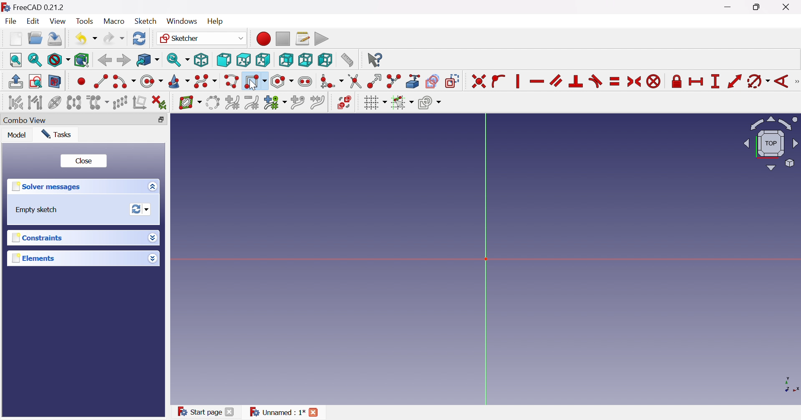 This screenshot has width=801, height=420. Describe the element at coordinates (58, 60) in the screenshot. I see `Fit style` at that location.